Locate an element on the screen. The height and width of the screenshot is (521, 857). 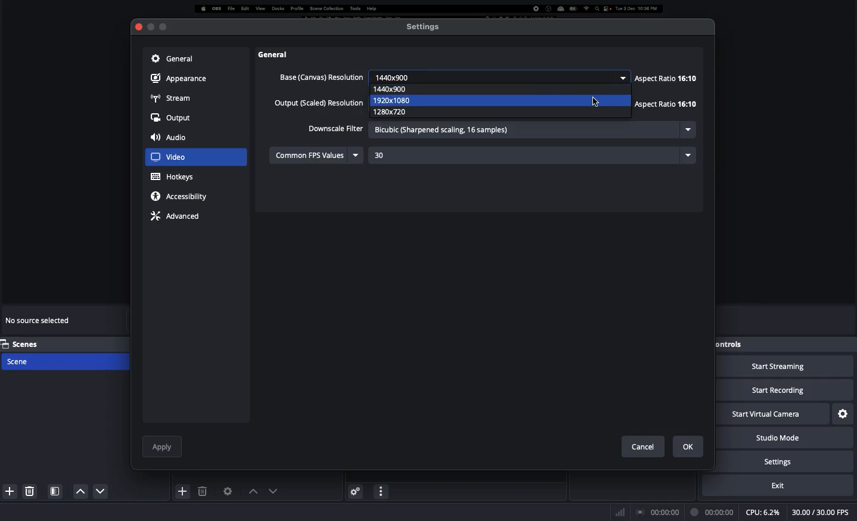
Move down is located at coordinates (272, 491).